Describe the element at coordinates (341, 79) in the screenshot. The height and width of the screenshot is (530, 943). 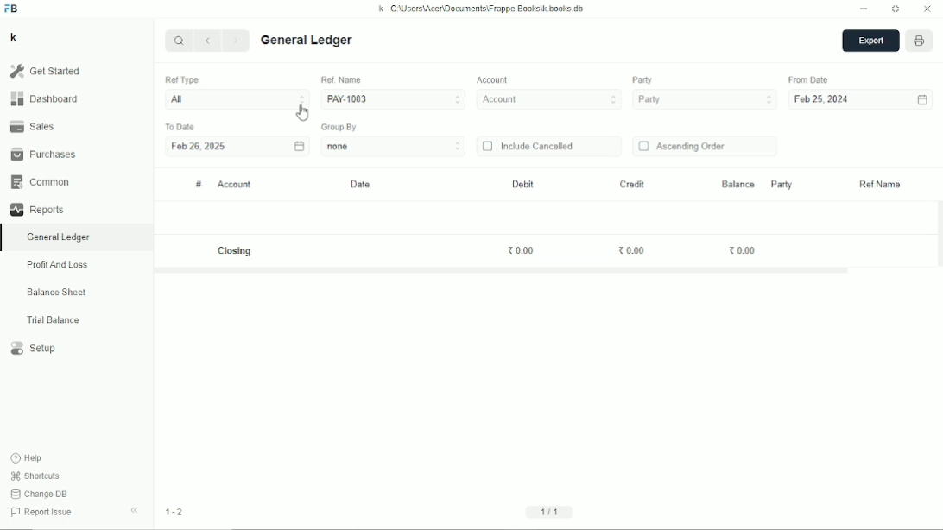
I see `Ref. Name` at that location.